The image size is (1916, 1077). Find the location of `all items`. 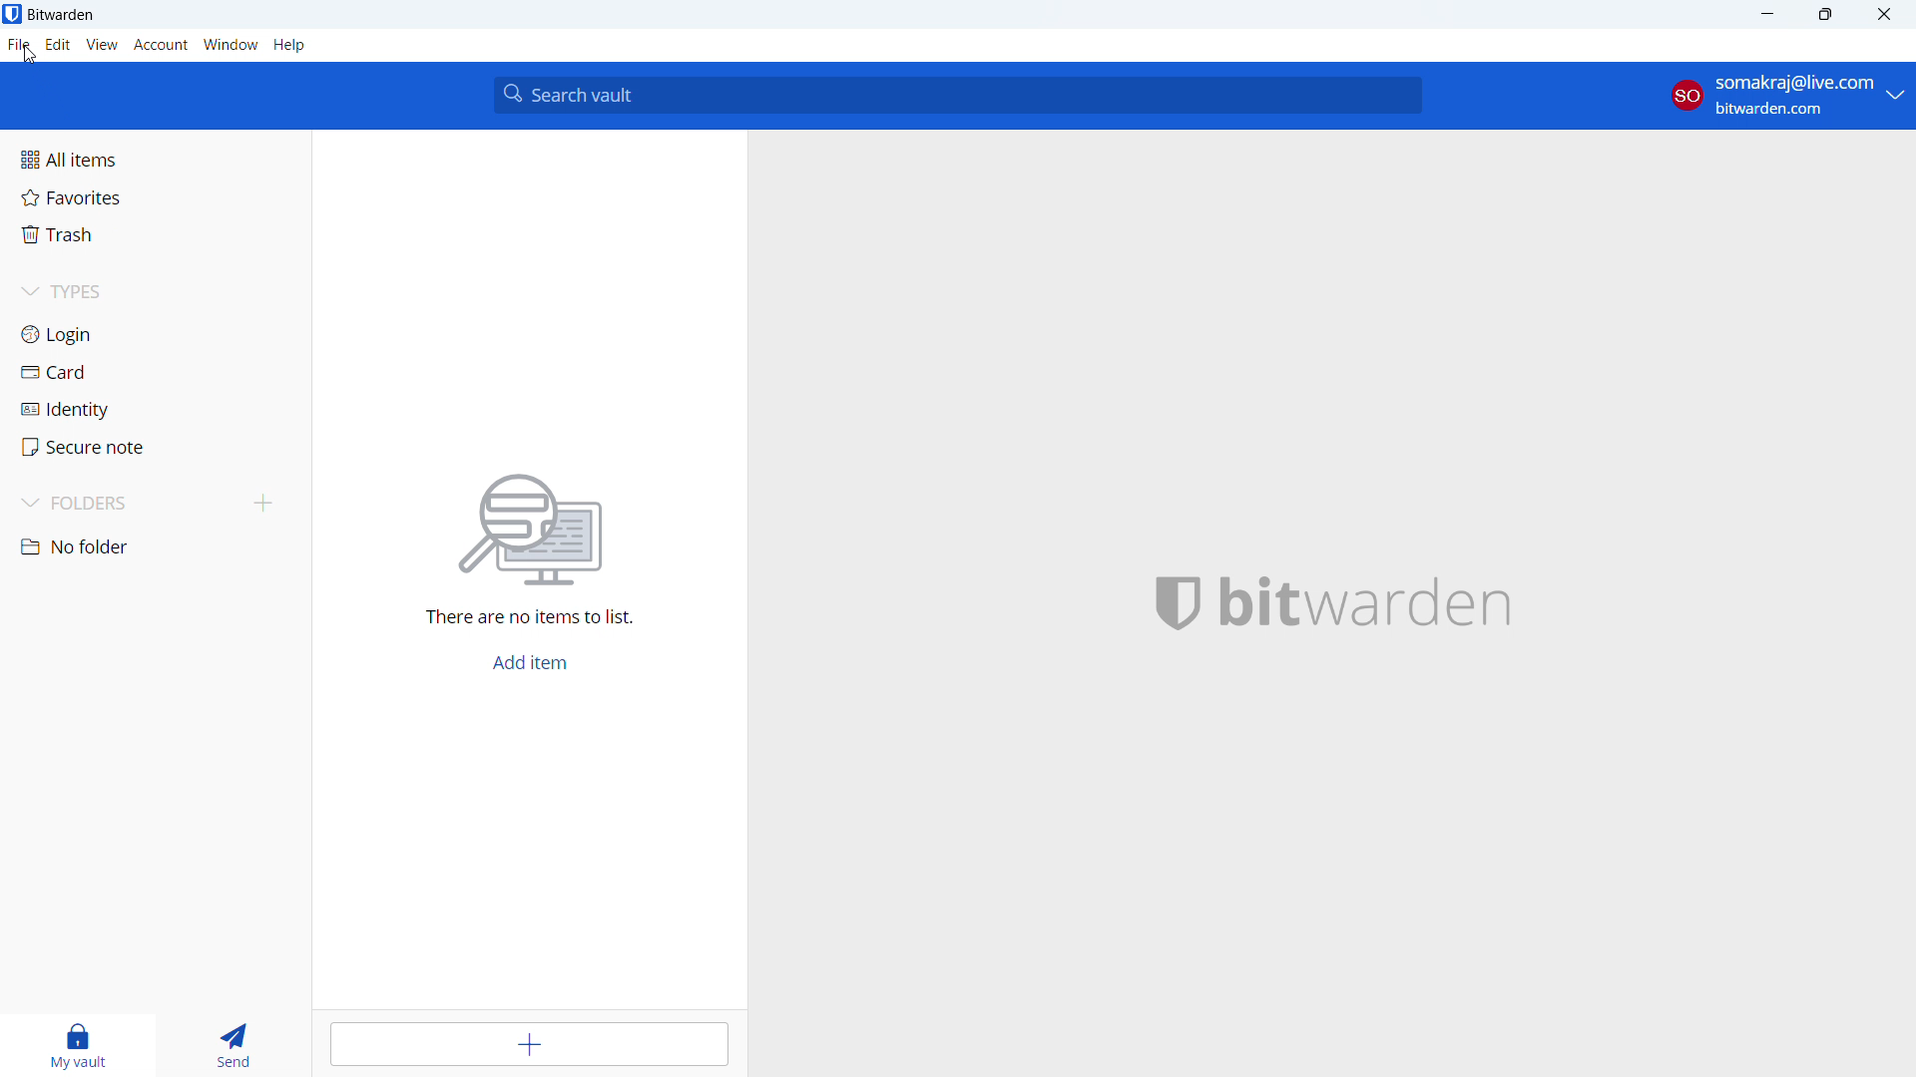

all items is located at coordinates (152, 159).